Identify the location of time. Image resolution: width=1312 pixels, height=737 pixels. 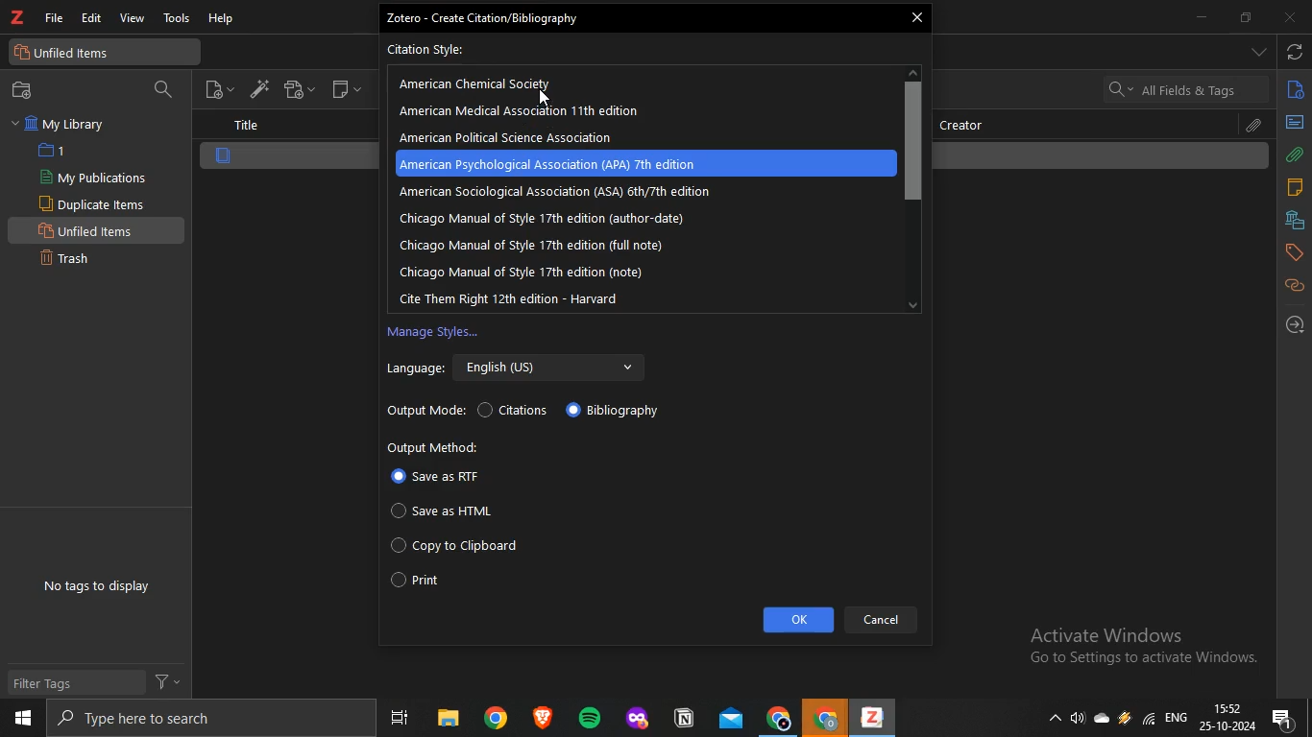
(1228, 707).